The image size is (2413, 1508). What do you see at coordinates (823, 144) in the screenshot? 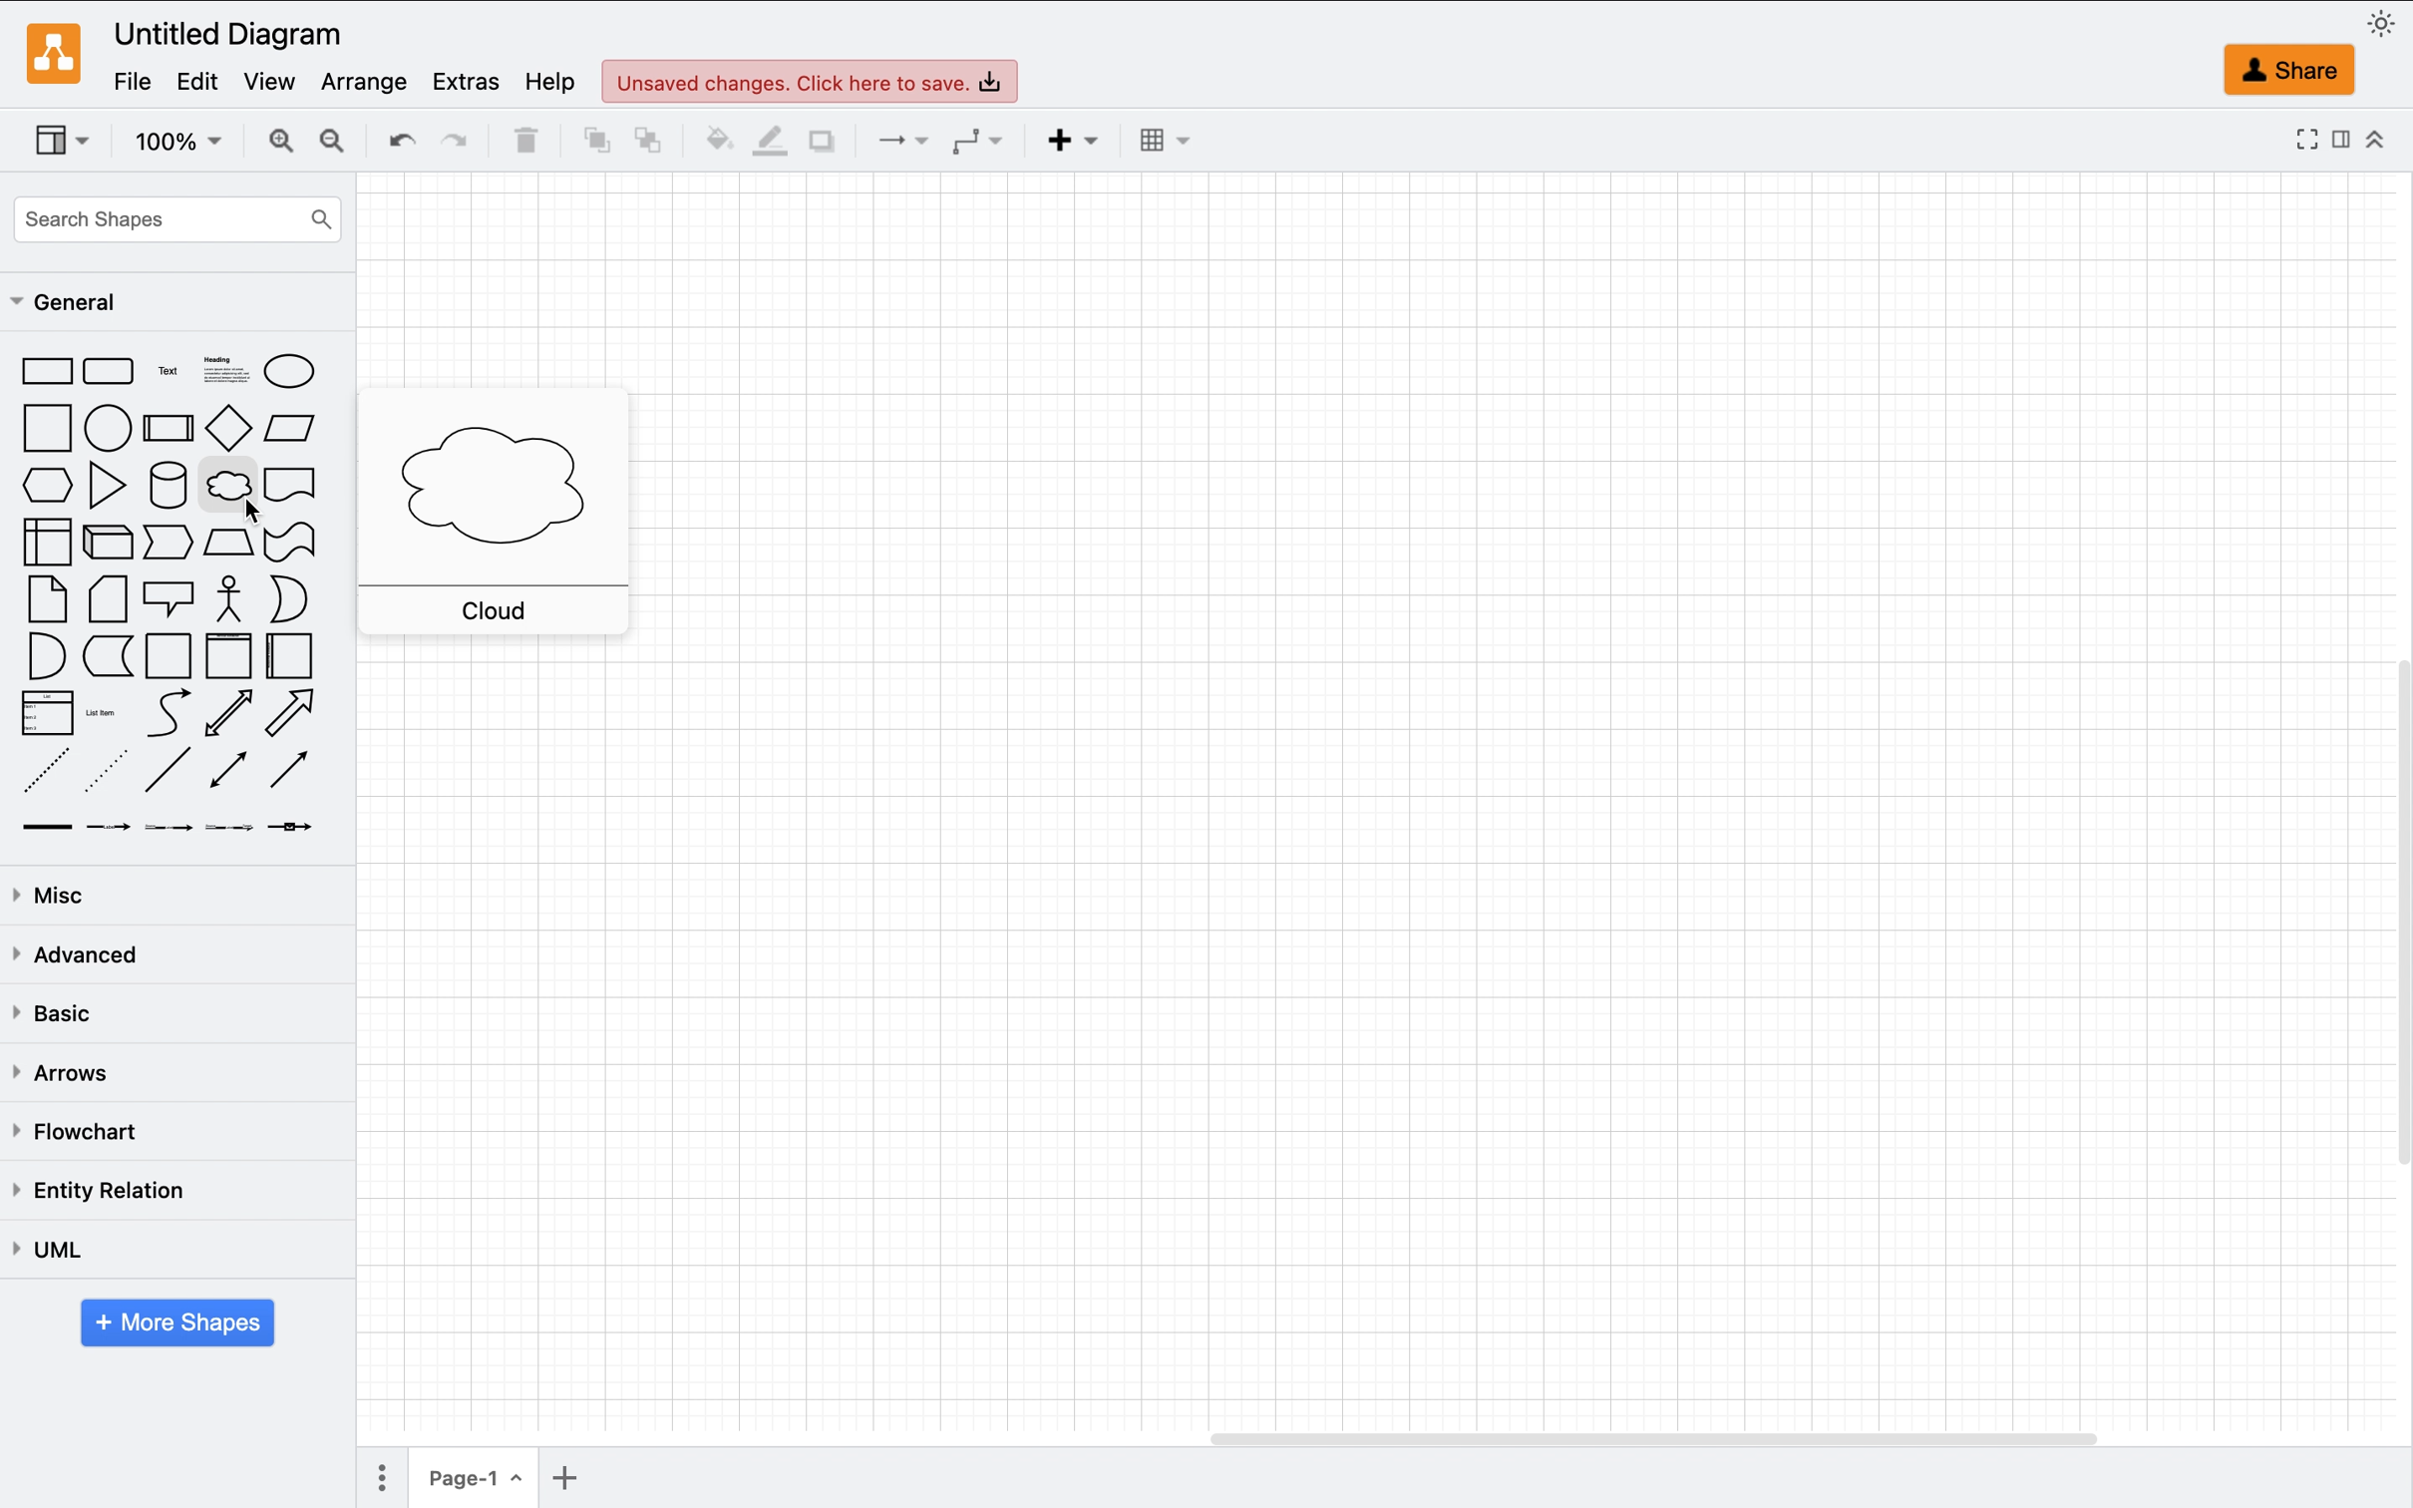
I see `shadow` at bounding box center [823, 144].